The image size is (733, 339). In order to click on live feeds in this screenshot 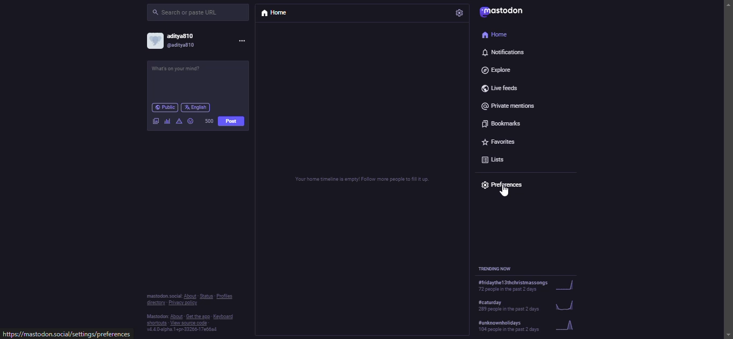, I will do `click(497, 87)`.